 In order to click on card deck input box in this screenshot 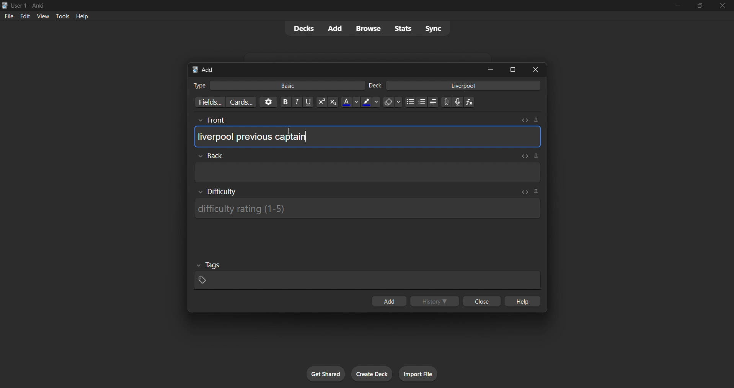, I will do `click(457, 87)`.